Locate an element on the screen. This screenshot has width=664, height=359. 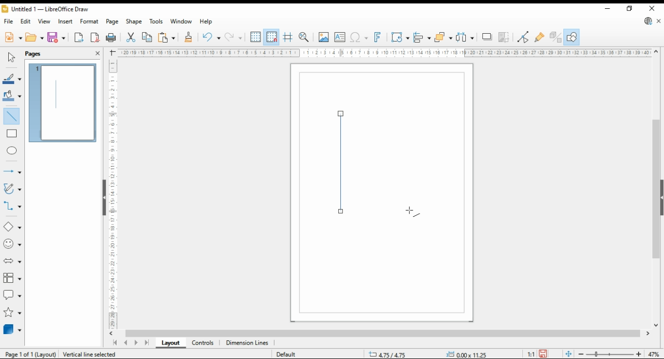
pan and zoom is located at coordinates (305, 37).